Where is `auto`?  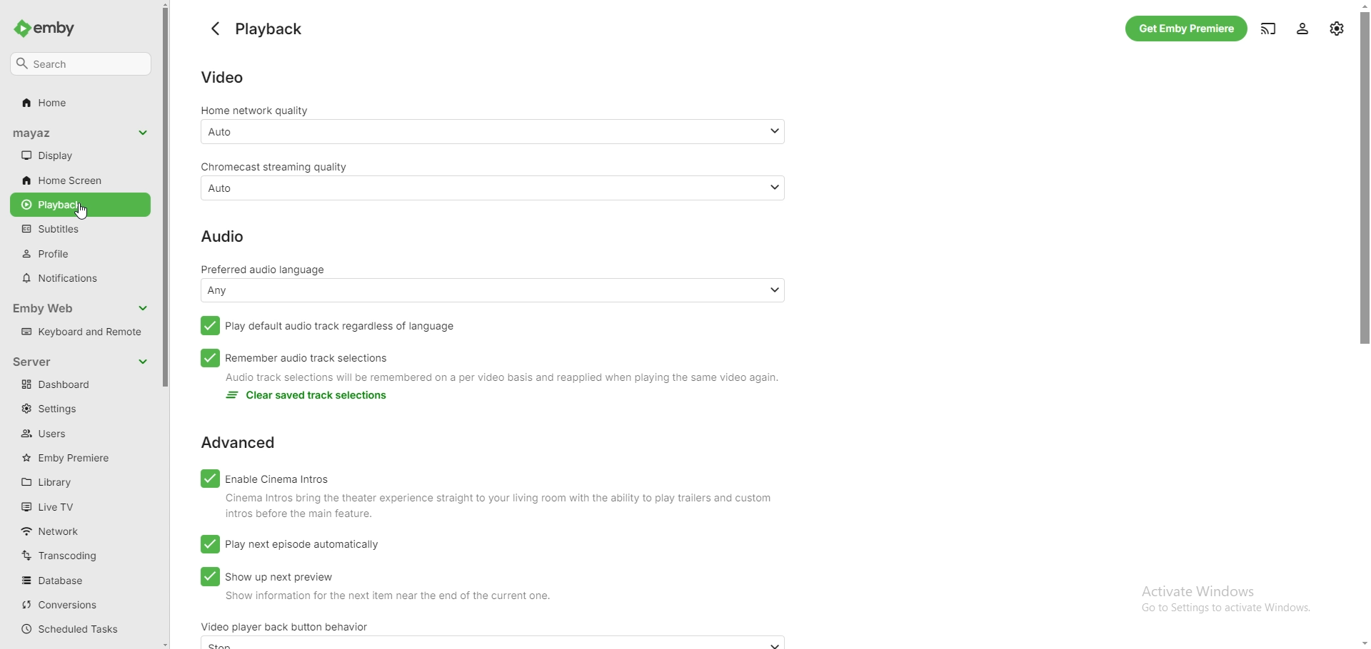
auto is located at coordinates (493, 131).